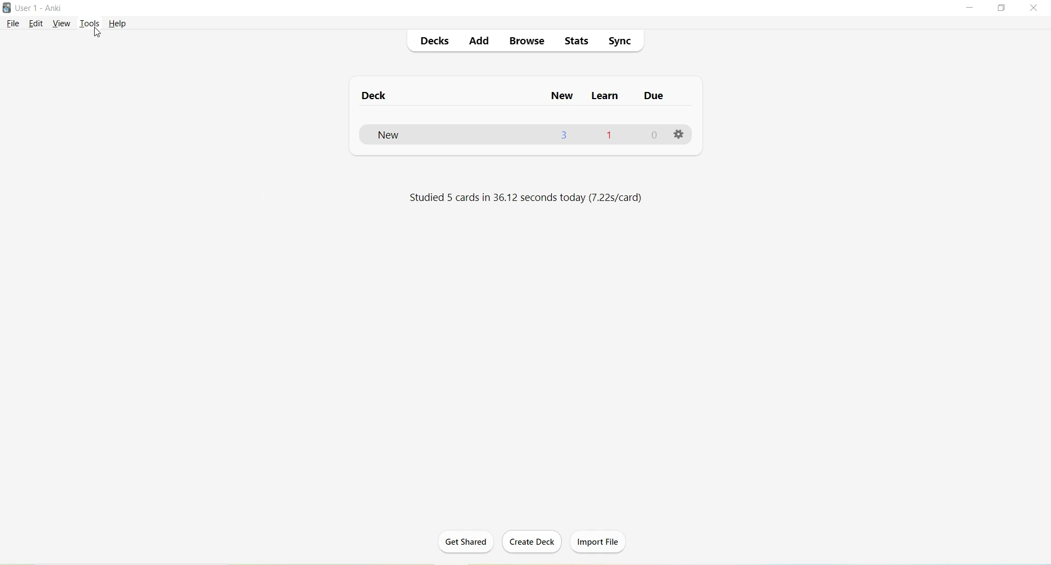 The height and width of the screenshot is (565, 1051). Describe the element at coordinates (523, 199) in the screenshot. I see `Studied 5 cards in 36.12 seconds today (7.22s/card)` at that location.